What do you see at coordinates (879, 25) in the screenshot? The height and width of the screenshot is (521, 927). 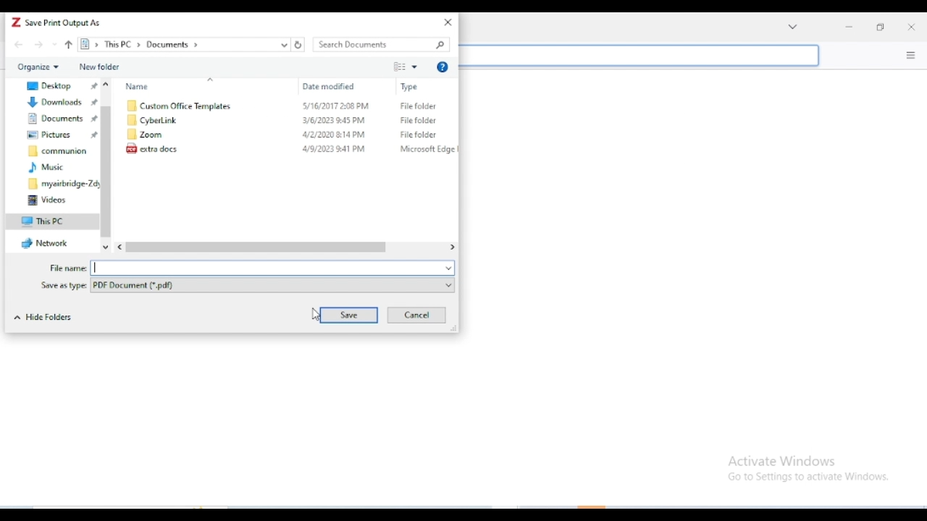 I see `maximize` at bounding box center [879, 25].